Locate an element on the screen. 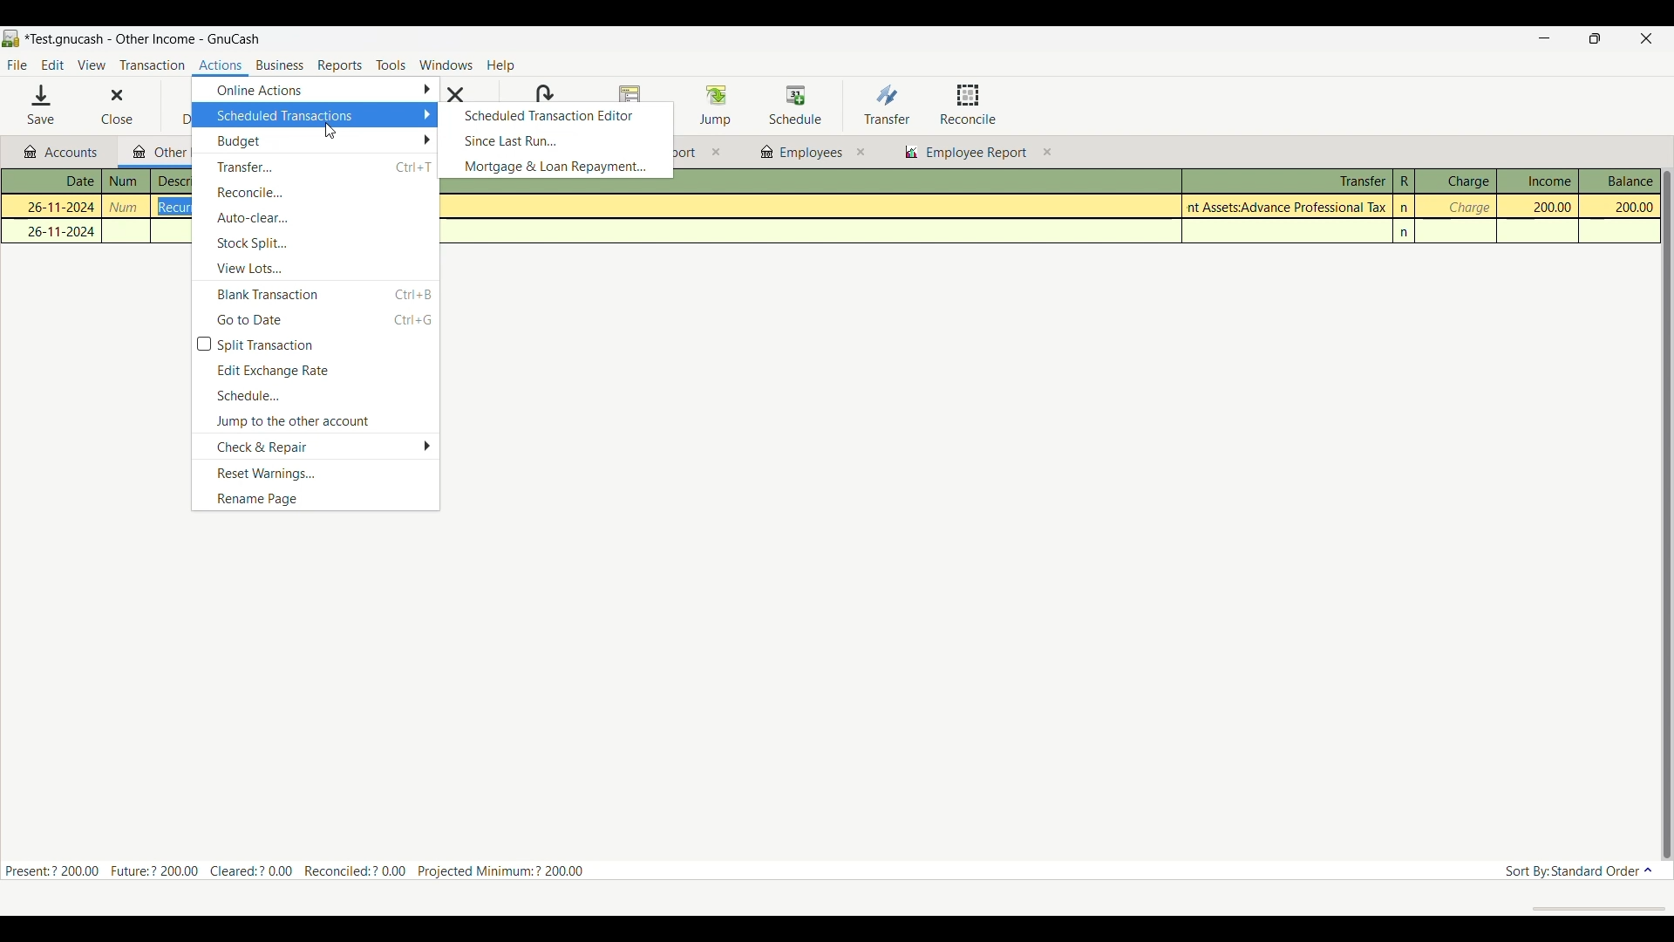 This screenshot has height=942, width=1674. Blank transaction is located at coordinates (316, 293).